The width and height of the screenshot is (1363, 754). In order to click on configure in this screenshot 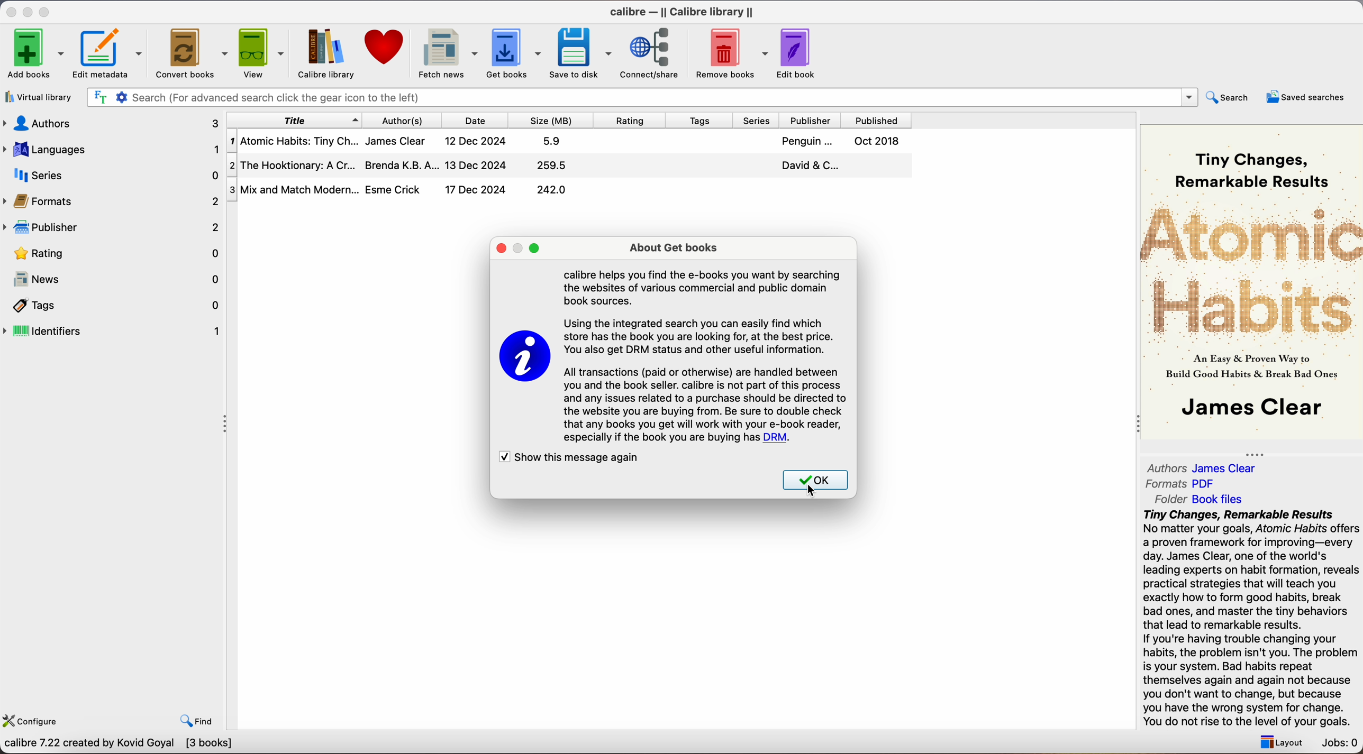, I will do `click(33, 719)`.